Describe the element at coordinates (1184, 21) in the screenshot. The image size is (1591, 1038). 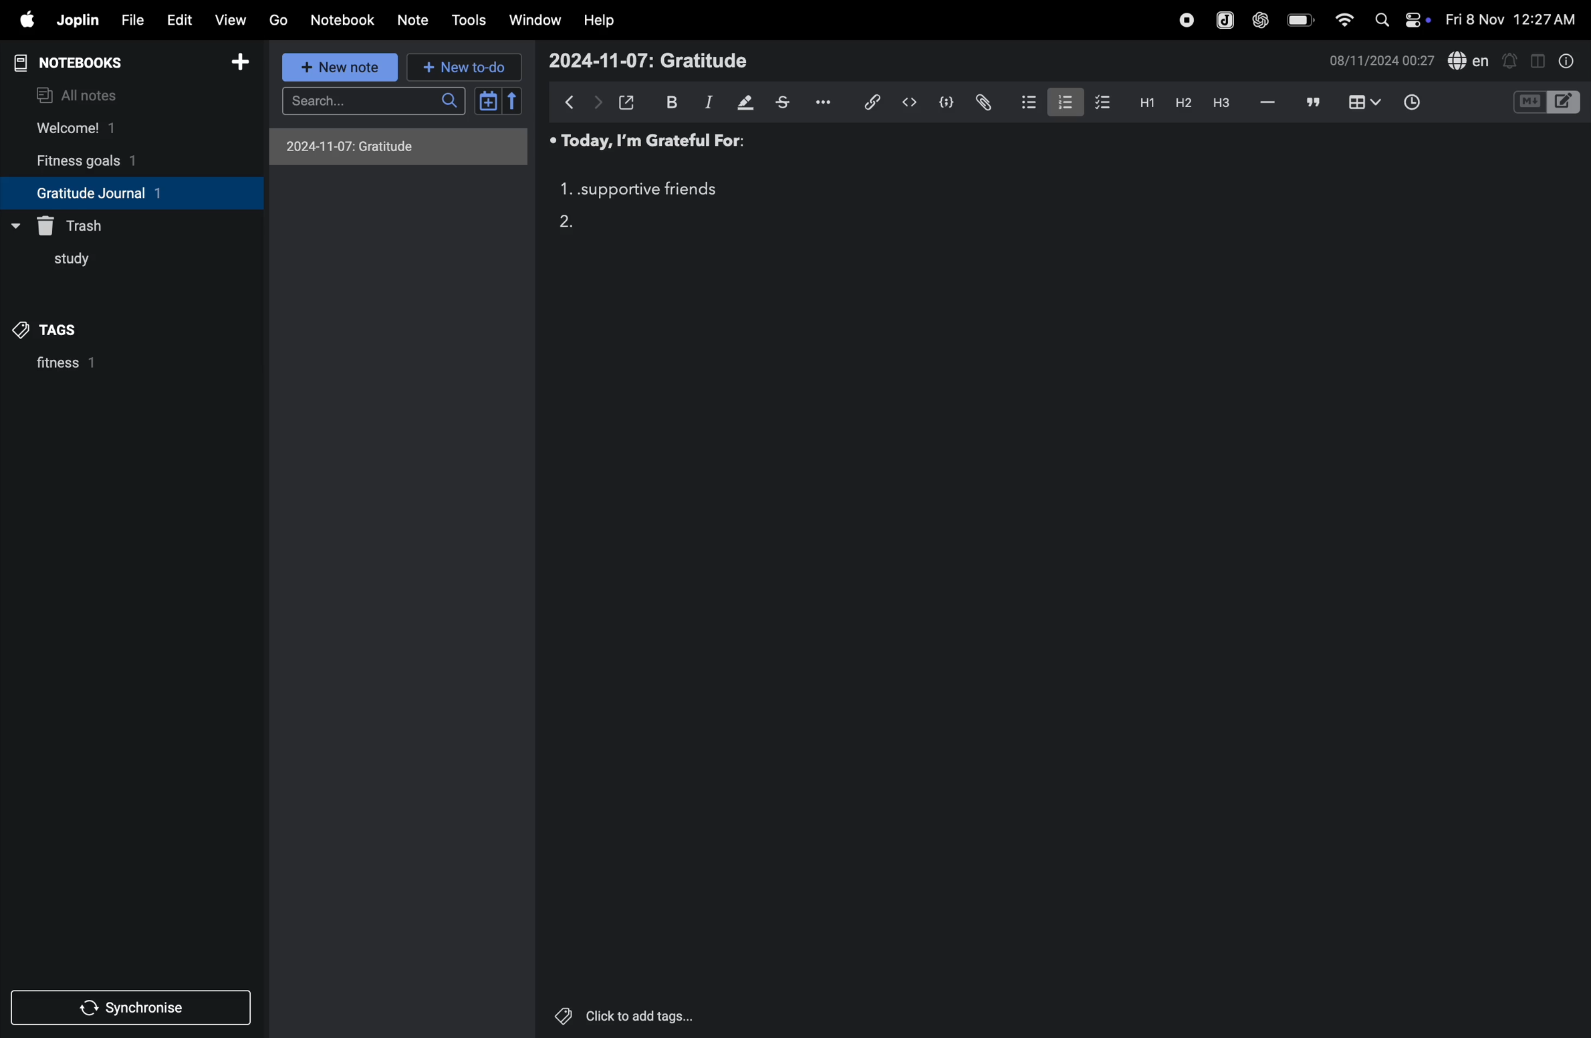
I see `record` at that location.